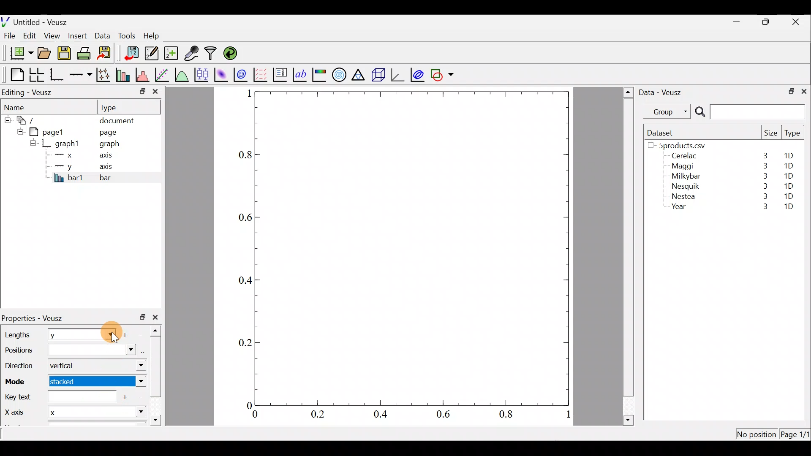  Describe the element at coordinates (789, 90) in the screenshot. I see `restore down` at that location.